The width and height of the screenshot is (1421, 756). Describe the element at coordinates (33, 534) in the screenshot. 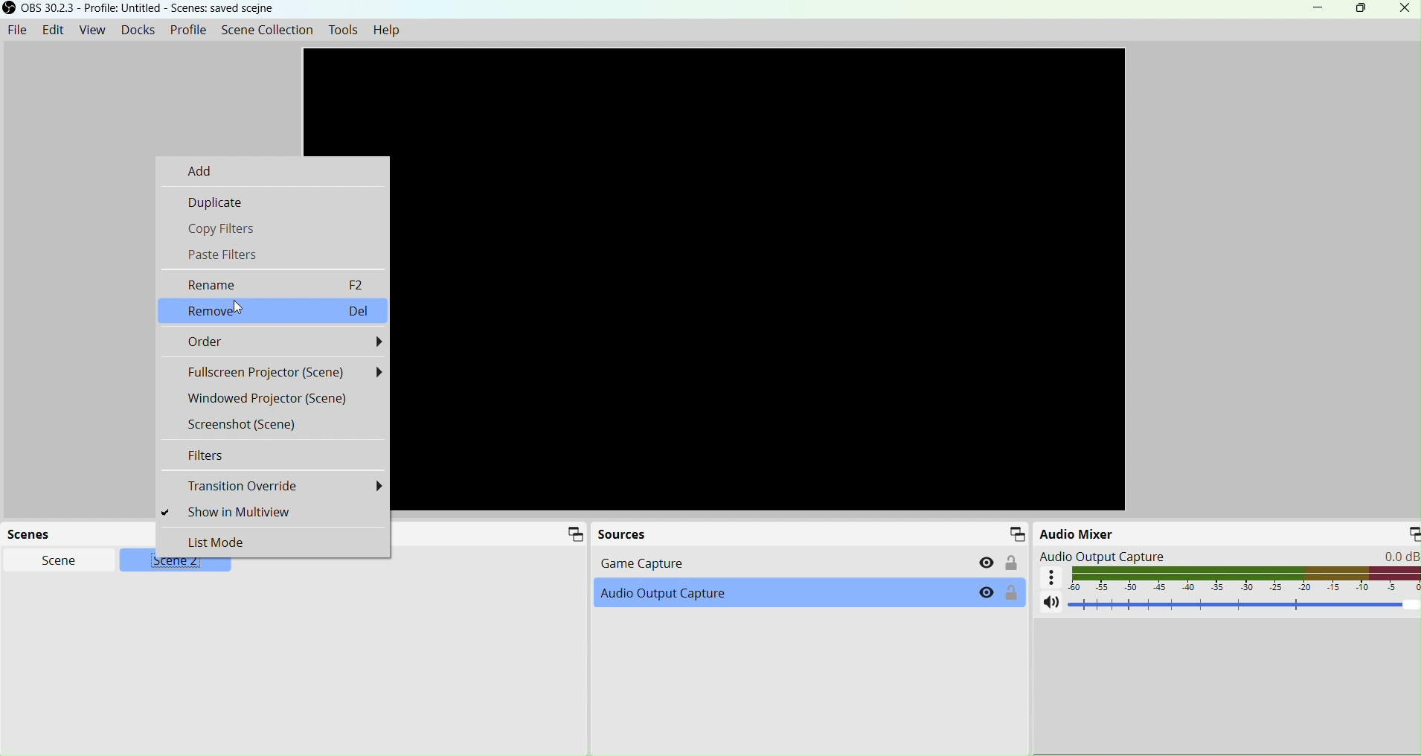

I see `Scenes` at that location.